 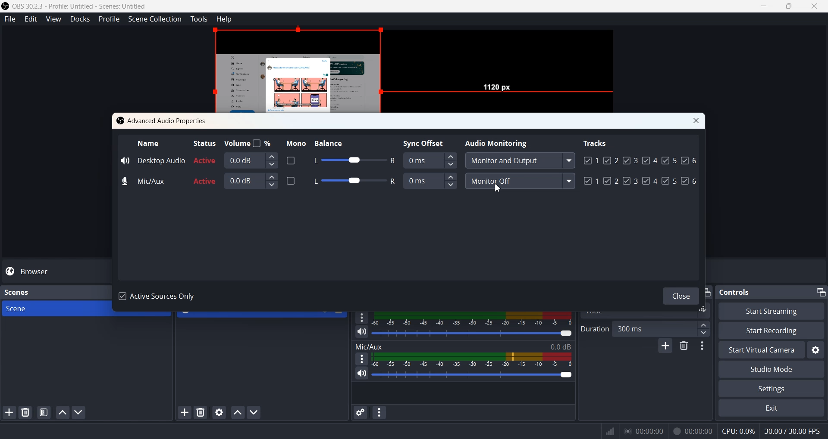 I want to click on Tools, so click(x=199, y=19).